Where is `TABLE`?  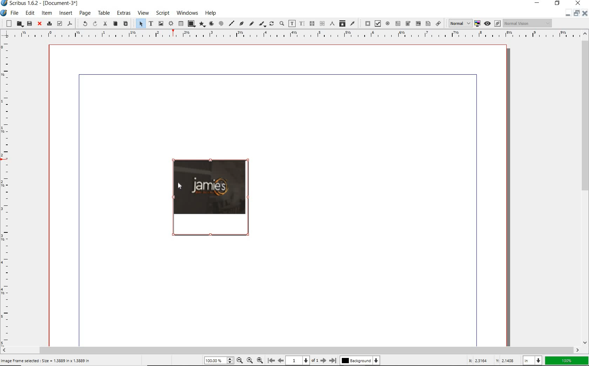 TABLE is located at coordinates (104, 13).